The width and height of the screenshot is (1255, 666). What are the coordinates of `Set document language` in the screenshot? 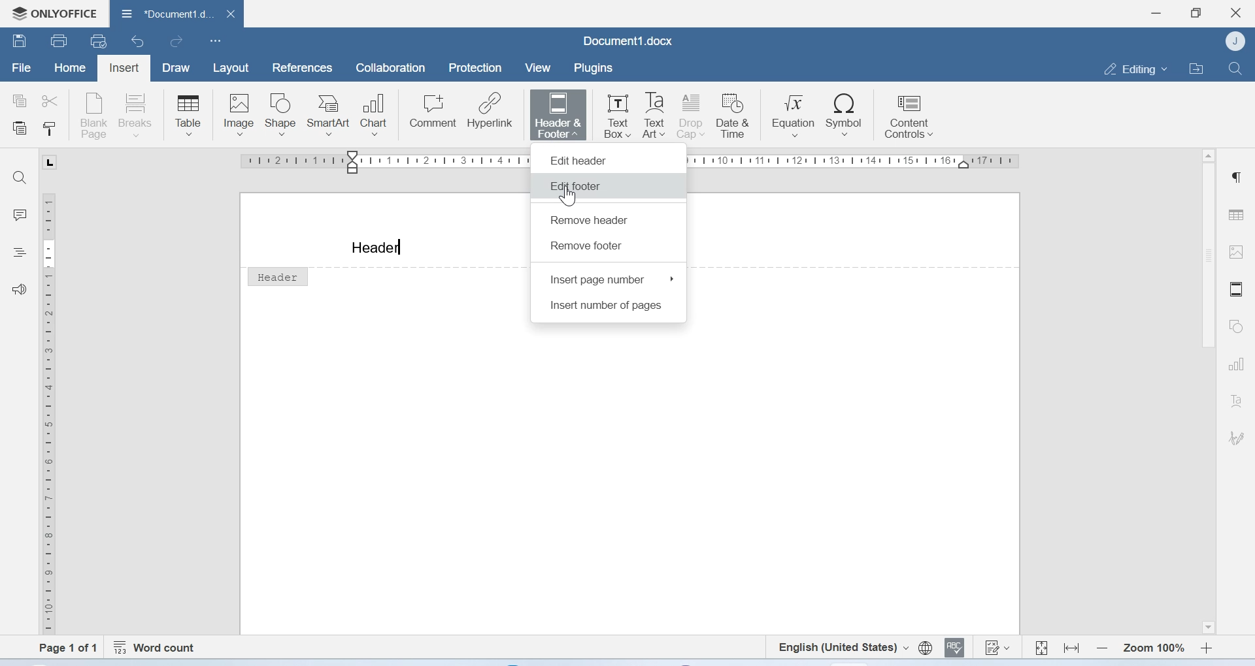 It's located at (925, 648).